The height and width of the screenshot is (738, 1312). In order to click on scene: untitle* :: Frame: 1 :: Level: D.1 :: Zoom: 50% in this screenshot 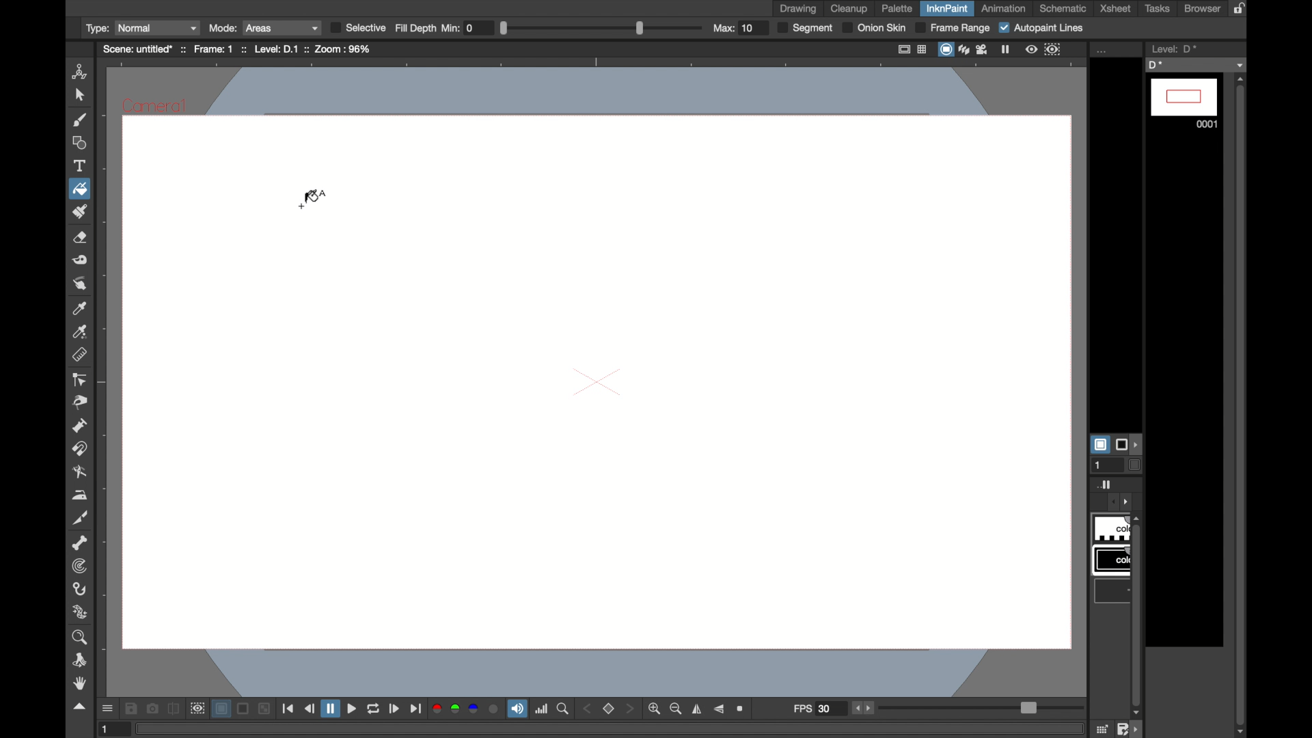, I will do `click(235, 49)`.